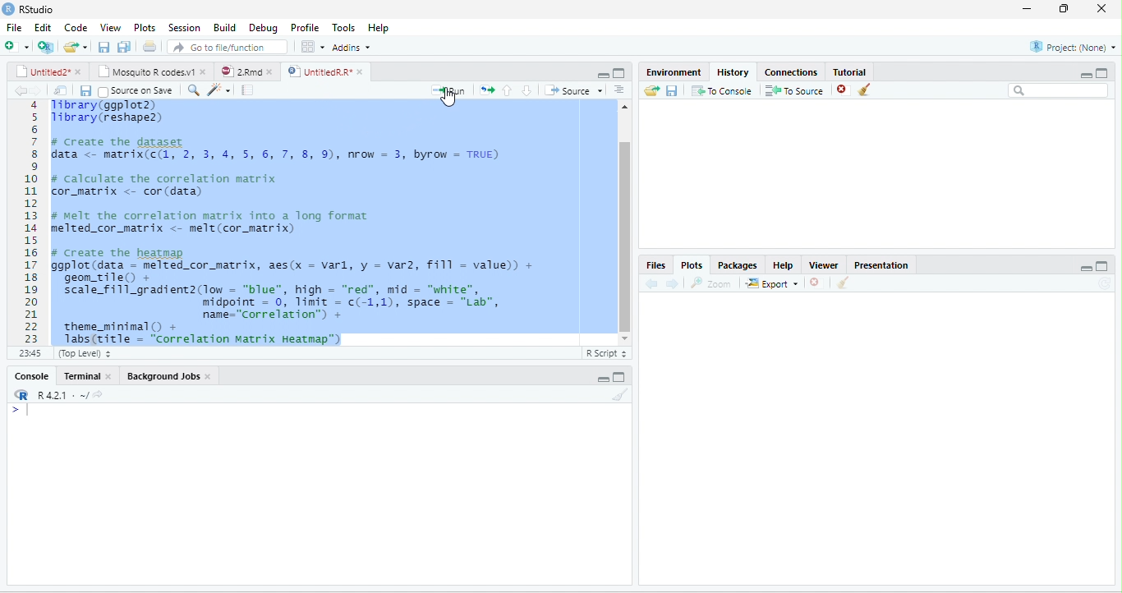 The image size is (1122, 593). Describe the element at coordinates (1064, 48) in the screenshot. I see `project none` at that location.